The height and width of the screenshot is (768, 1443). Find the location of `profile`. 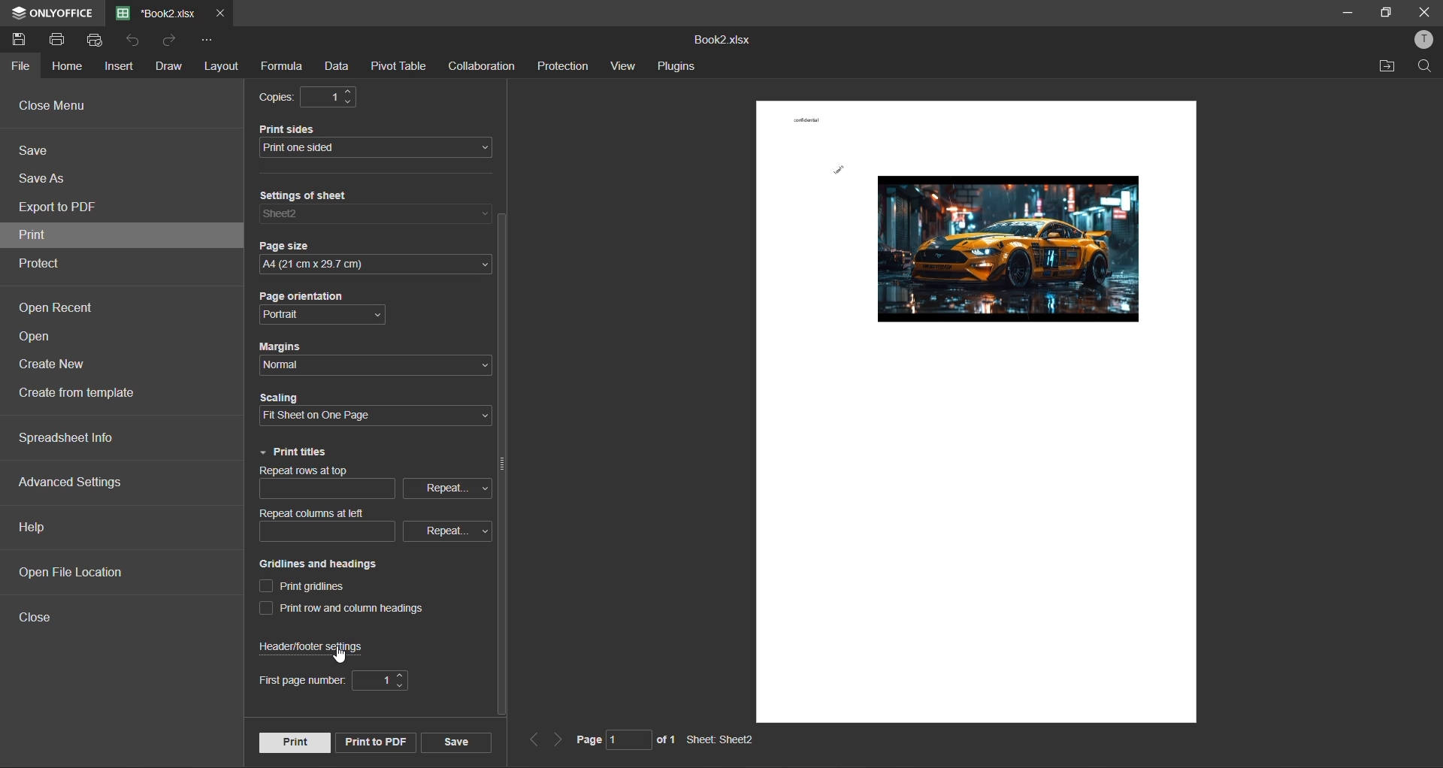

profile is located at coordinates (1425, 39).